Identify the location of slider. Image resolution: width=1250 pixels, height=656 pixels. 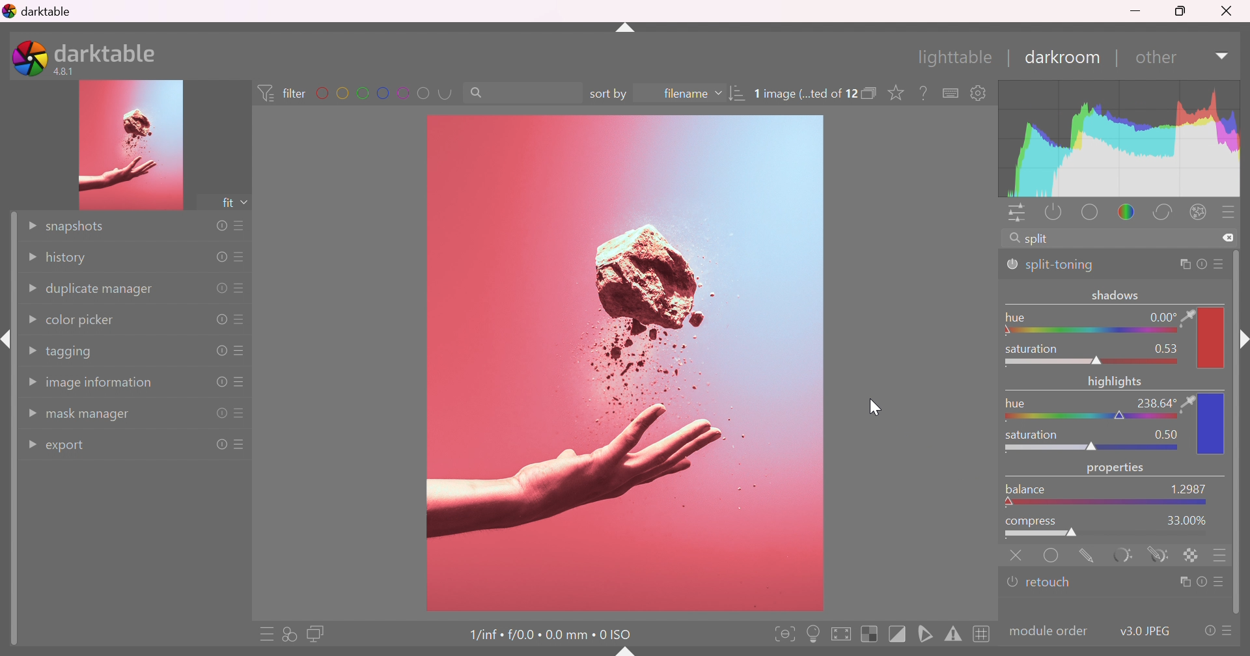
(1098, 418).